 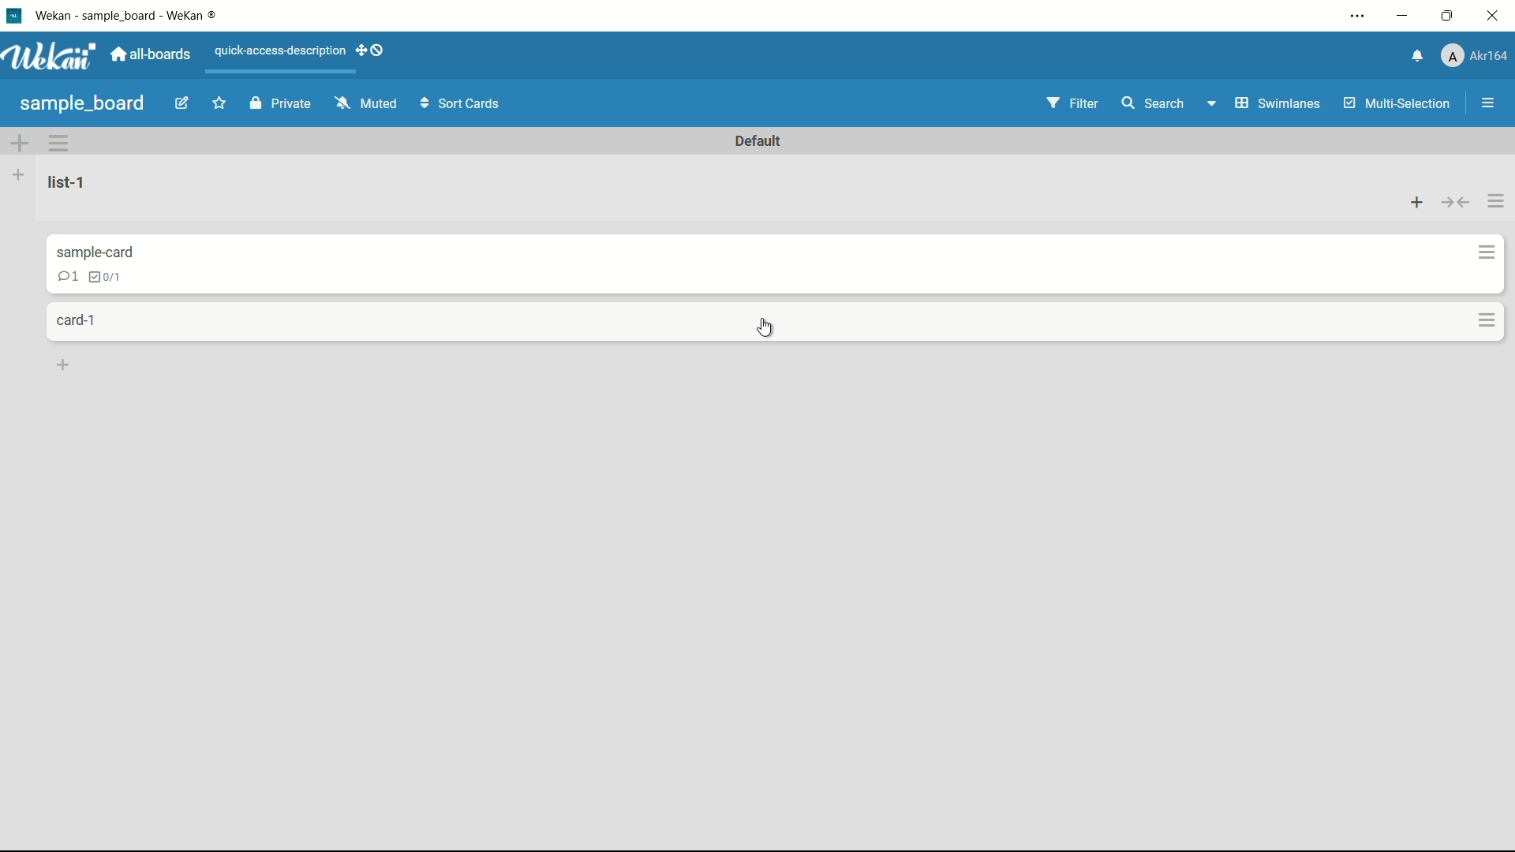 What do you see at coordinates (20, 175) in the screenshot?
I see `add list` at bounding box center [20, 175].